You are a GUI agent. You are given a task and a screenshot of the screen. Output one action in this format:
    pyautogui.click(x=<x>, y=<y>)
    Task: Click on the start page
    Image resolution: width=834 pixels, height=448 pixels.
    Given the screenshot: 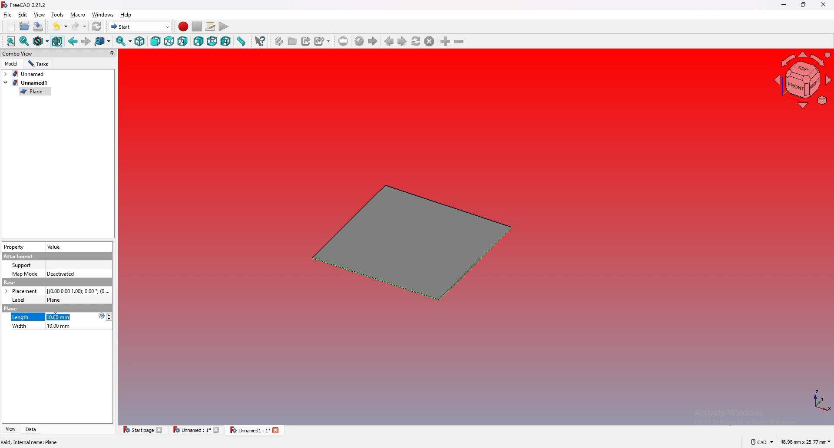 What is the action you would take?
    pyautogui.click(x=143, y=429)
    